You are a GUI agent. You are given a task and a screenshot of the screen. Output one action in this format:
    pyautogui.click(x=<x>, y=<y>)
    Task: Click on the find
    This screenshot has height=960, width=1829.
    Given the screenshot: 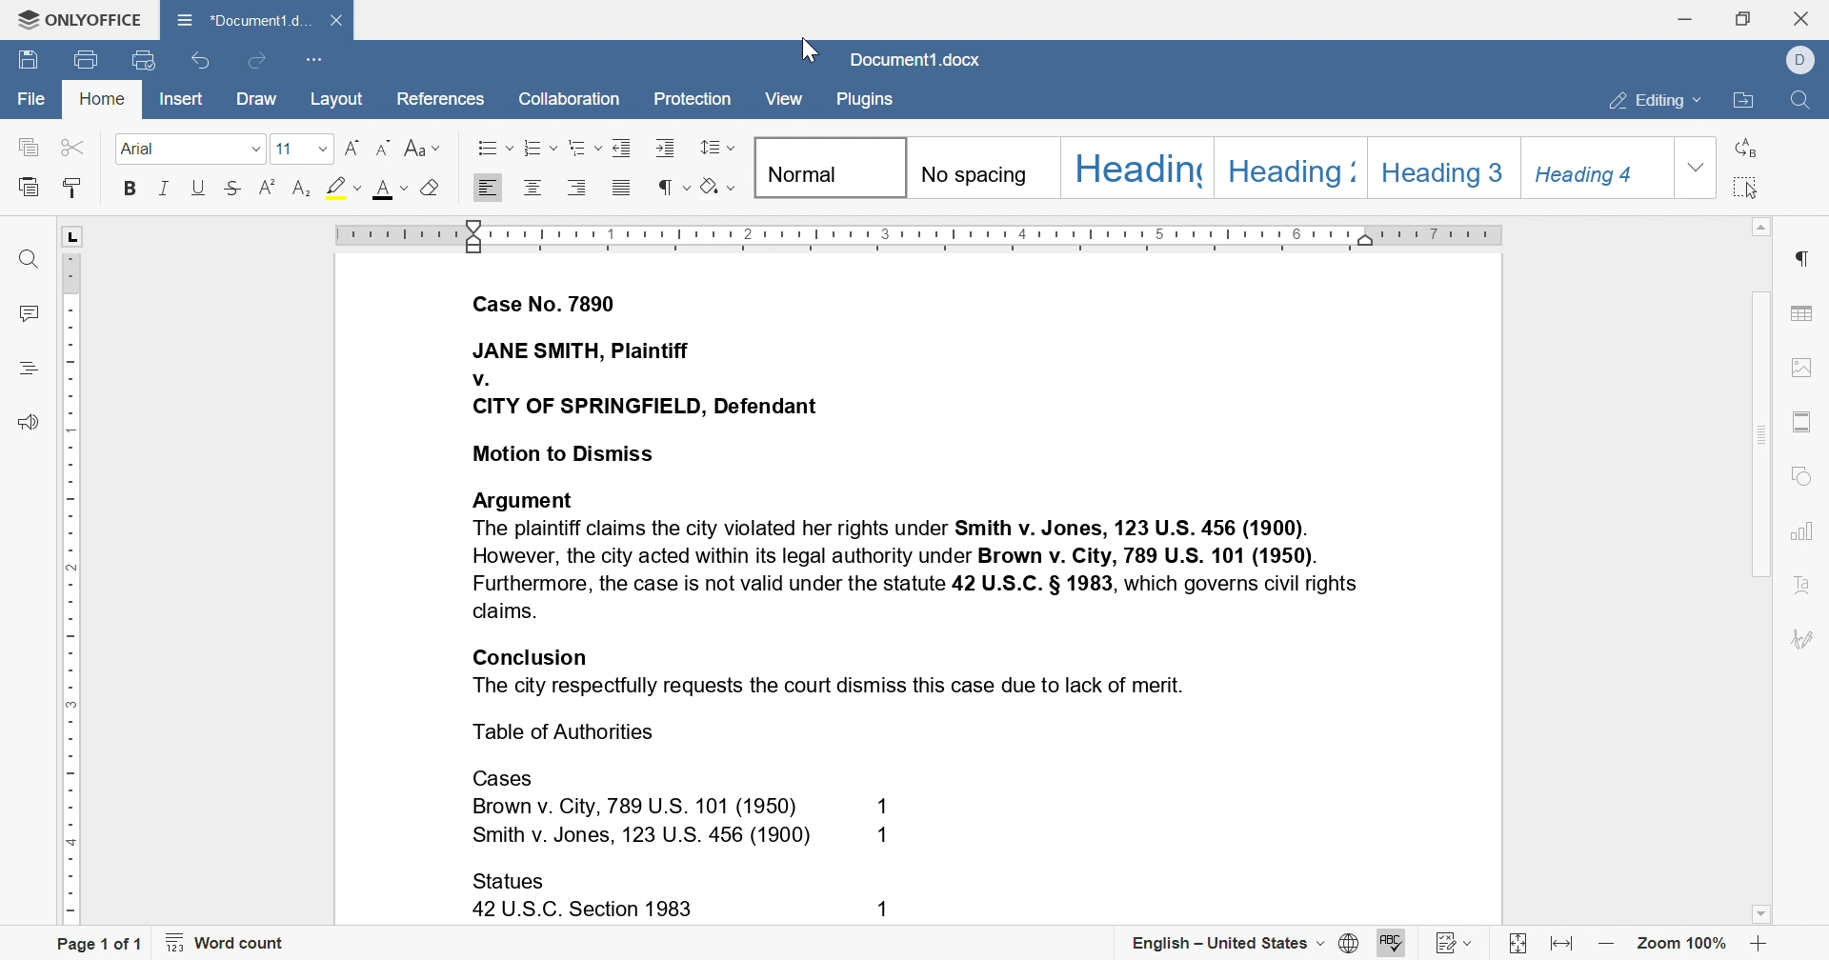 What is the action you would take?
    pyautogui.click(x=1808, y=102)
    